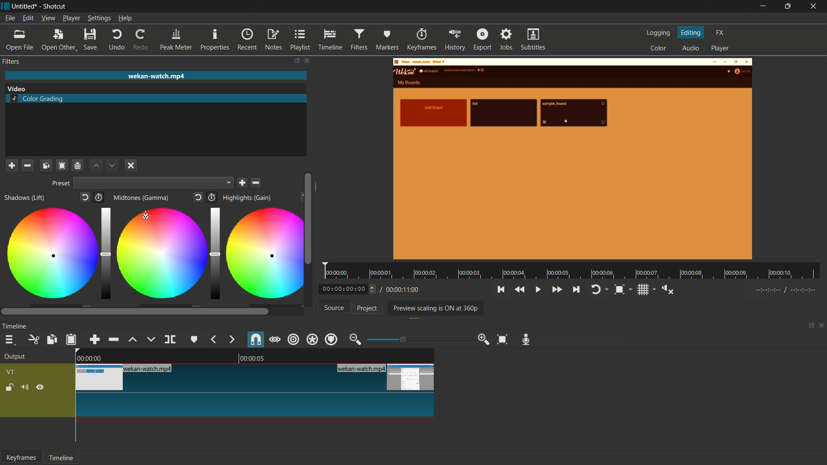  Describe the element at coordinates (274, 340) in the screenshot. I see `scrub while dragging` at that location.